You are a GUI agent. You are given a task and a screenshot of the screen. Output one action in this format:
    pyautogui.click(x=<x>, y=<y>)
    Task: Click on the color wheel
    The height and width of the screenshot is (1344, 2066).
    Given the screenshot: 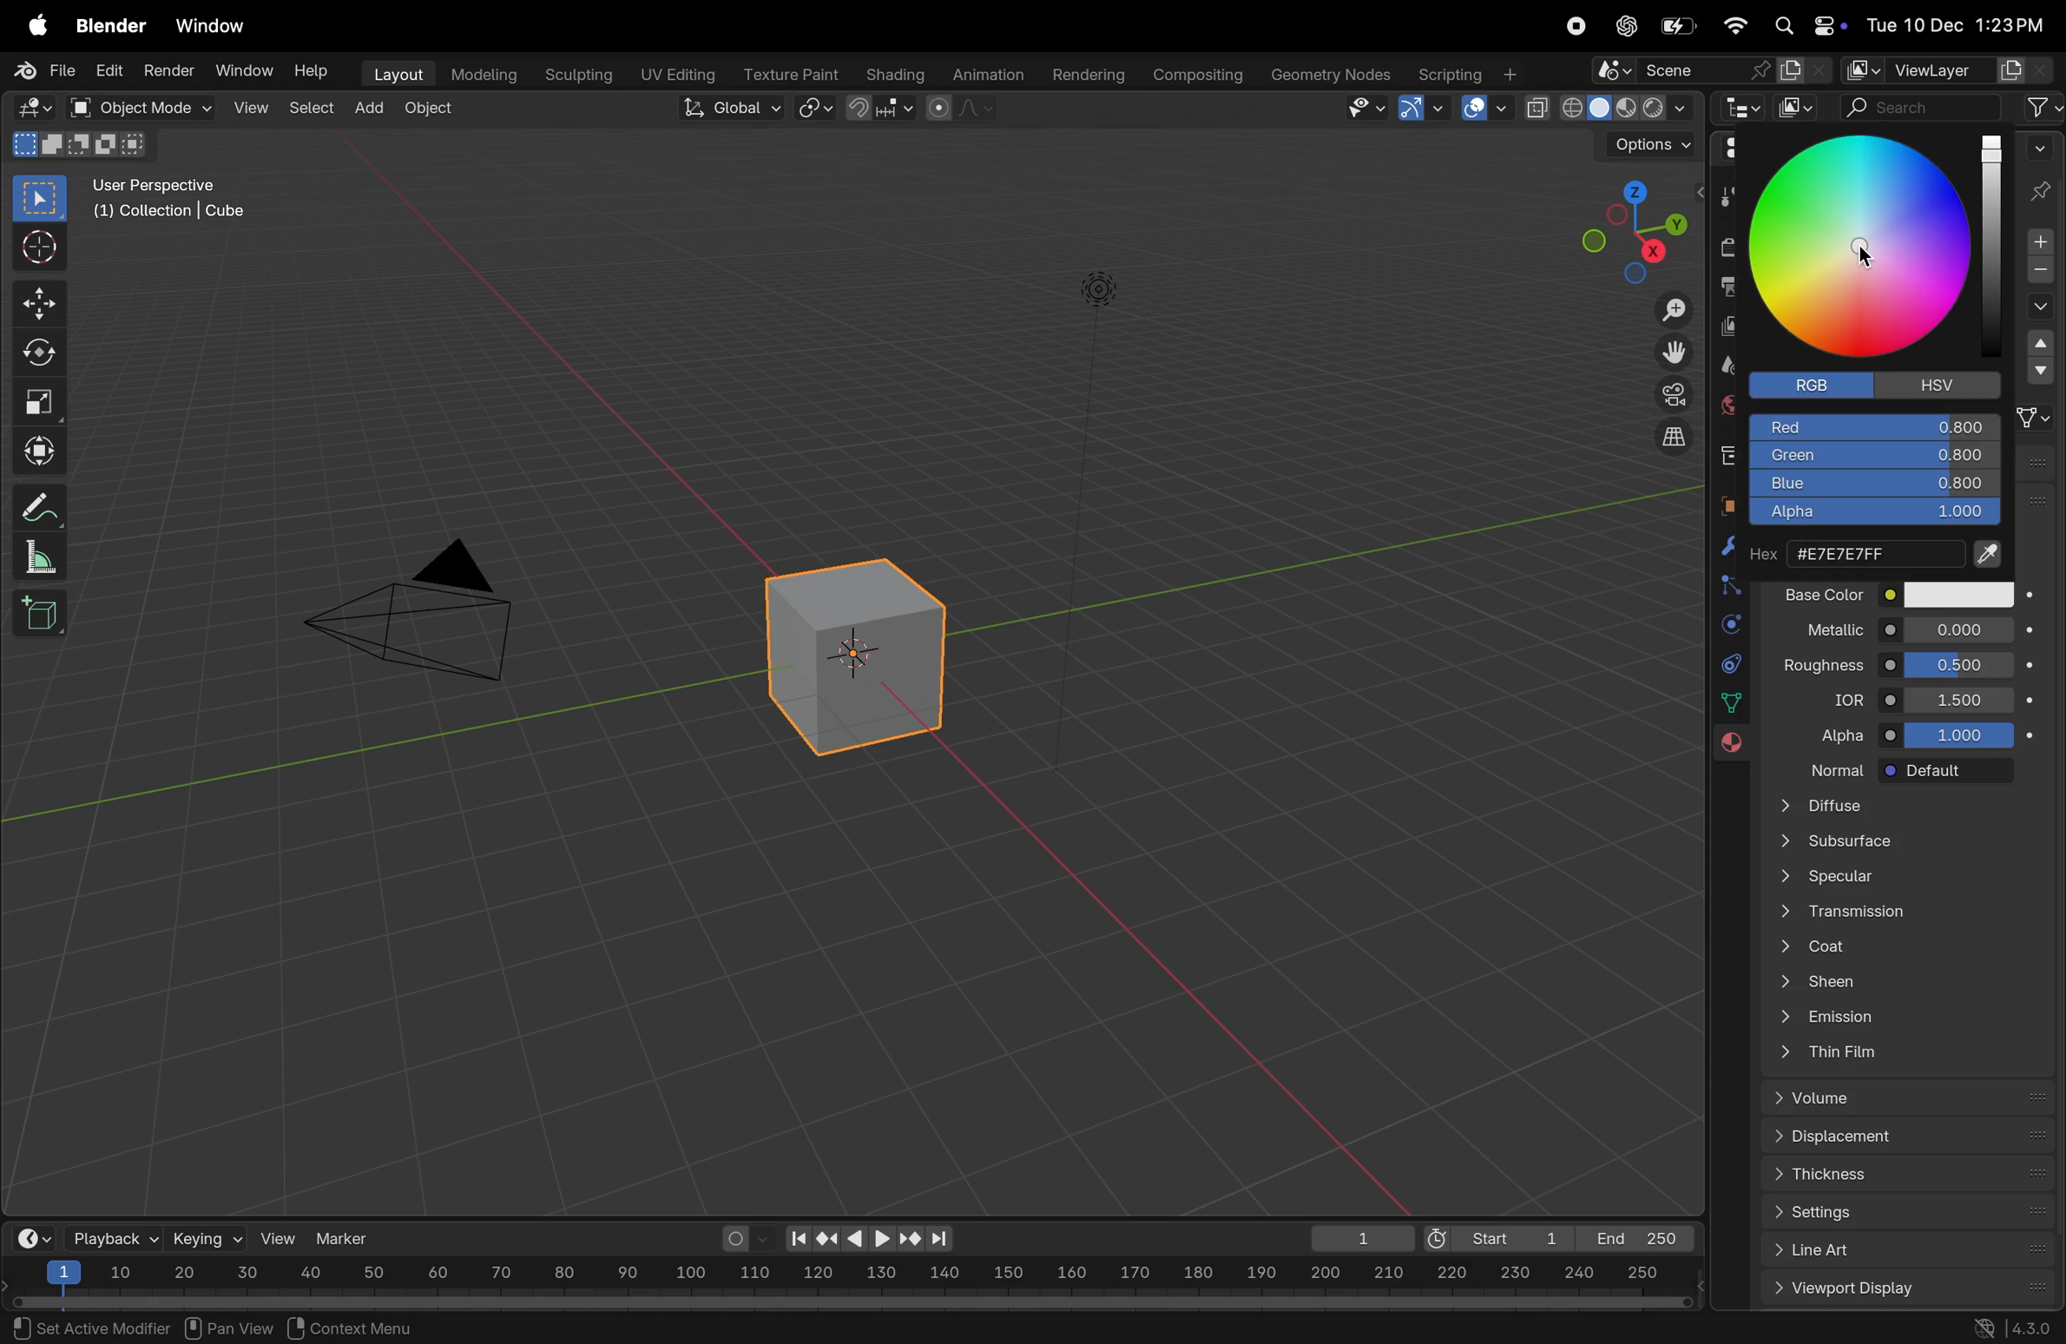 What is the action you would take?
    pyautogui.click(x=1862, y=246)
    